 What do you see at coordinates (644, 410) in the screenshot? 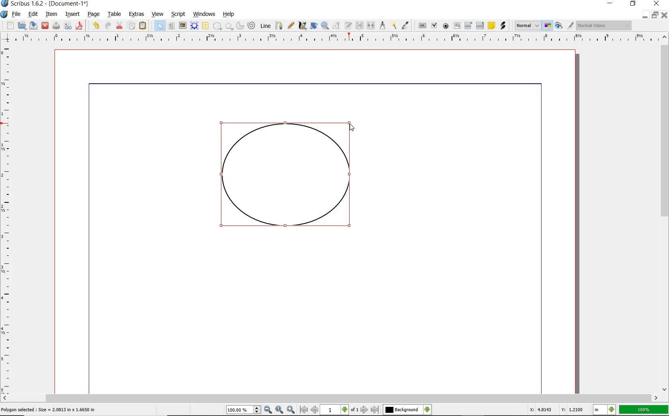
I see `ZOOM FACTOR` at bounding box center [644, 410].